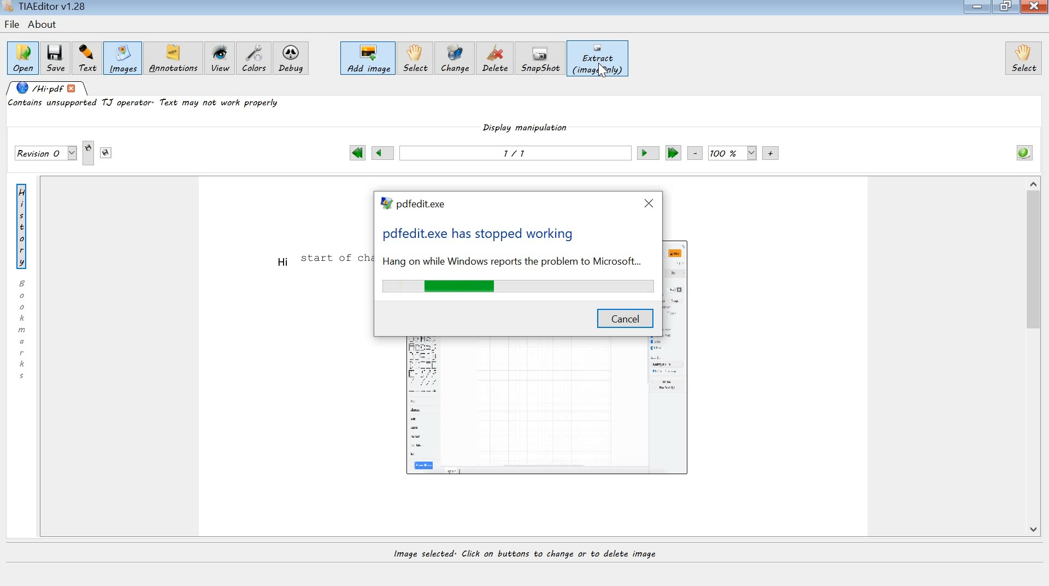 This screenshot has height=586, width=1049. Describe the element at coordinates (146, 105) in the screenshot. I see `content unsupported TJ operator` at that location.